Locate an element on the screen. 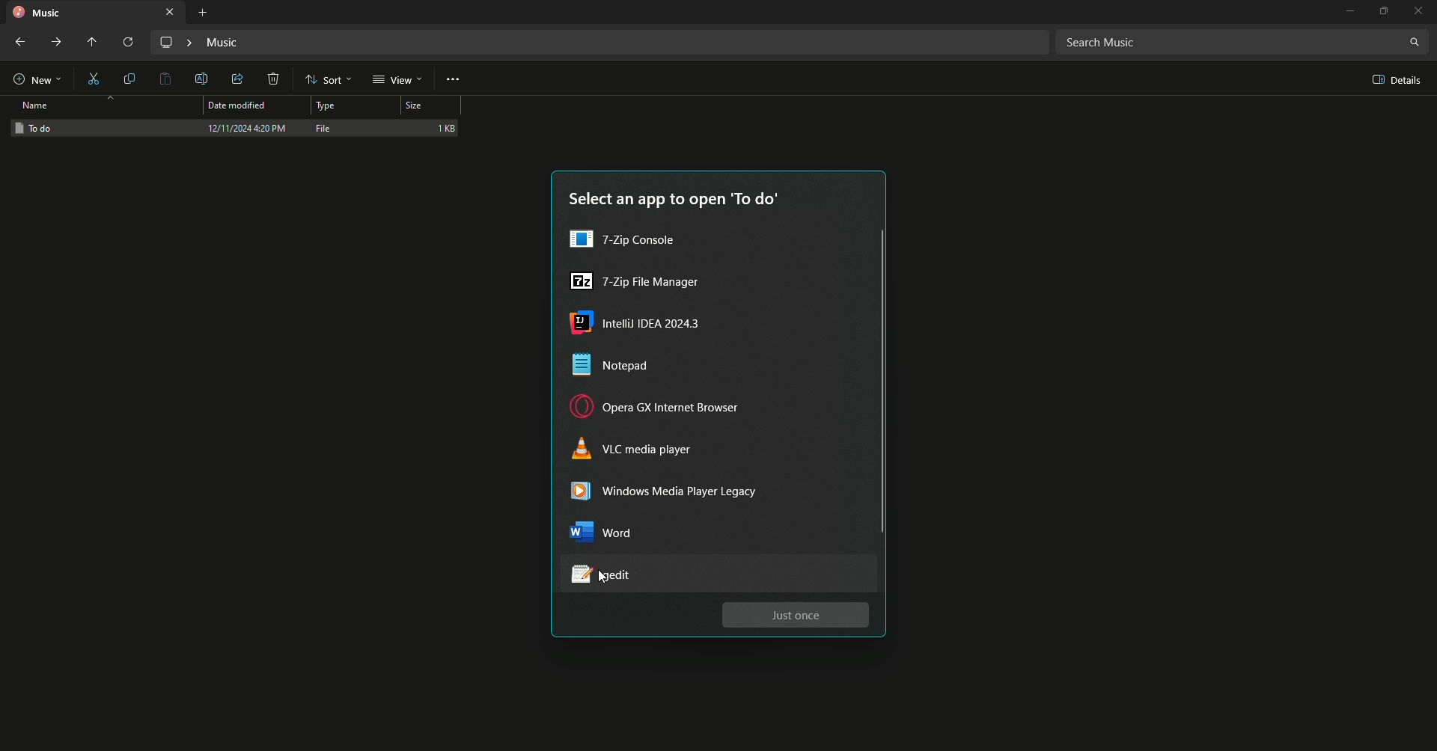 The width and height of the screenshot is (1437, 751). Notepad is located at coordinates (623, 369).